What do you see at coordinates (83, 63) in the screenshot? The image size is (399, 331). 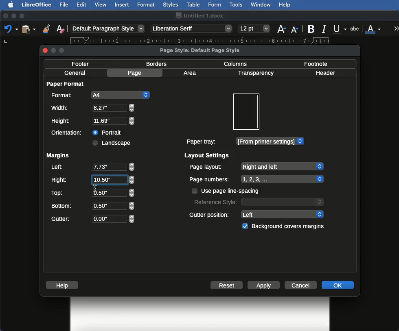 I see `Footer` at bounding box center [83, 63].